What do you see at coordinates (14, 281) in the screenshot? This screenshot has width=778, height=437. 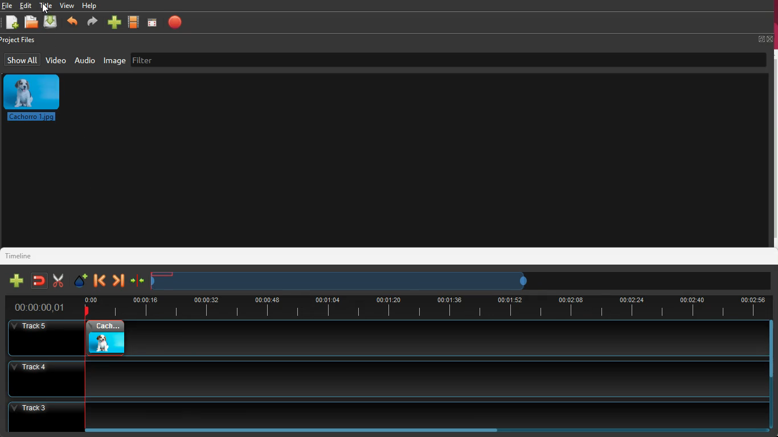 I see `add` at bounding box center [14, 281].